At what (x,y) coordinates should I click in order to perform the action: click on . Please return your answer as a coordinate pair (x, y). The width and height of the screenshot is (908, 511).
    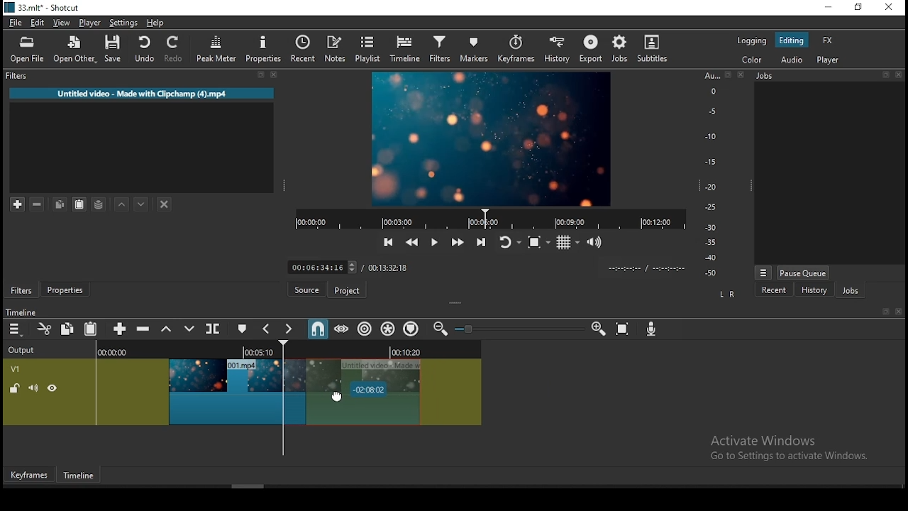
    Looking at the image, I should click on (470, 329).